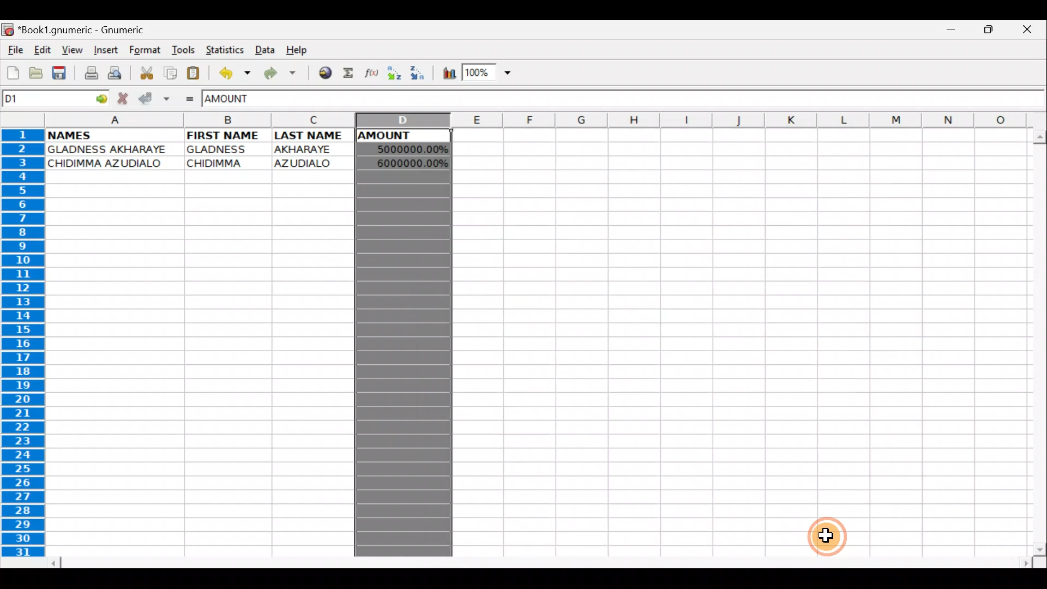 This screenshot has height=589, width=1047. I want to click on LAST NAME, so click(314, 136).